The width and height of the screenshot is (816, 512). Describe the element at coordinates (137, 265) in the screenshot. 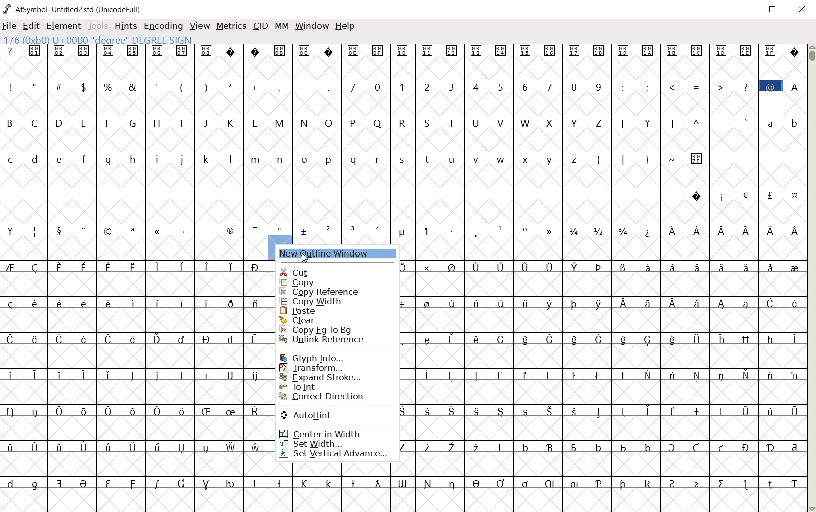

I see `special letters` at that location.